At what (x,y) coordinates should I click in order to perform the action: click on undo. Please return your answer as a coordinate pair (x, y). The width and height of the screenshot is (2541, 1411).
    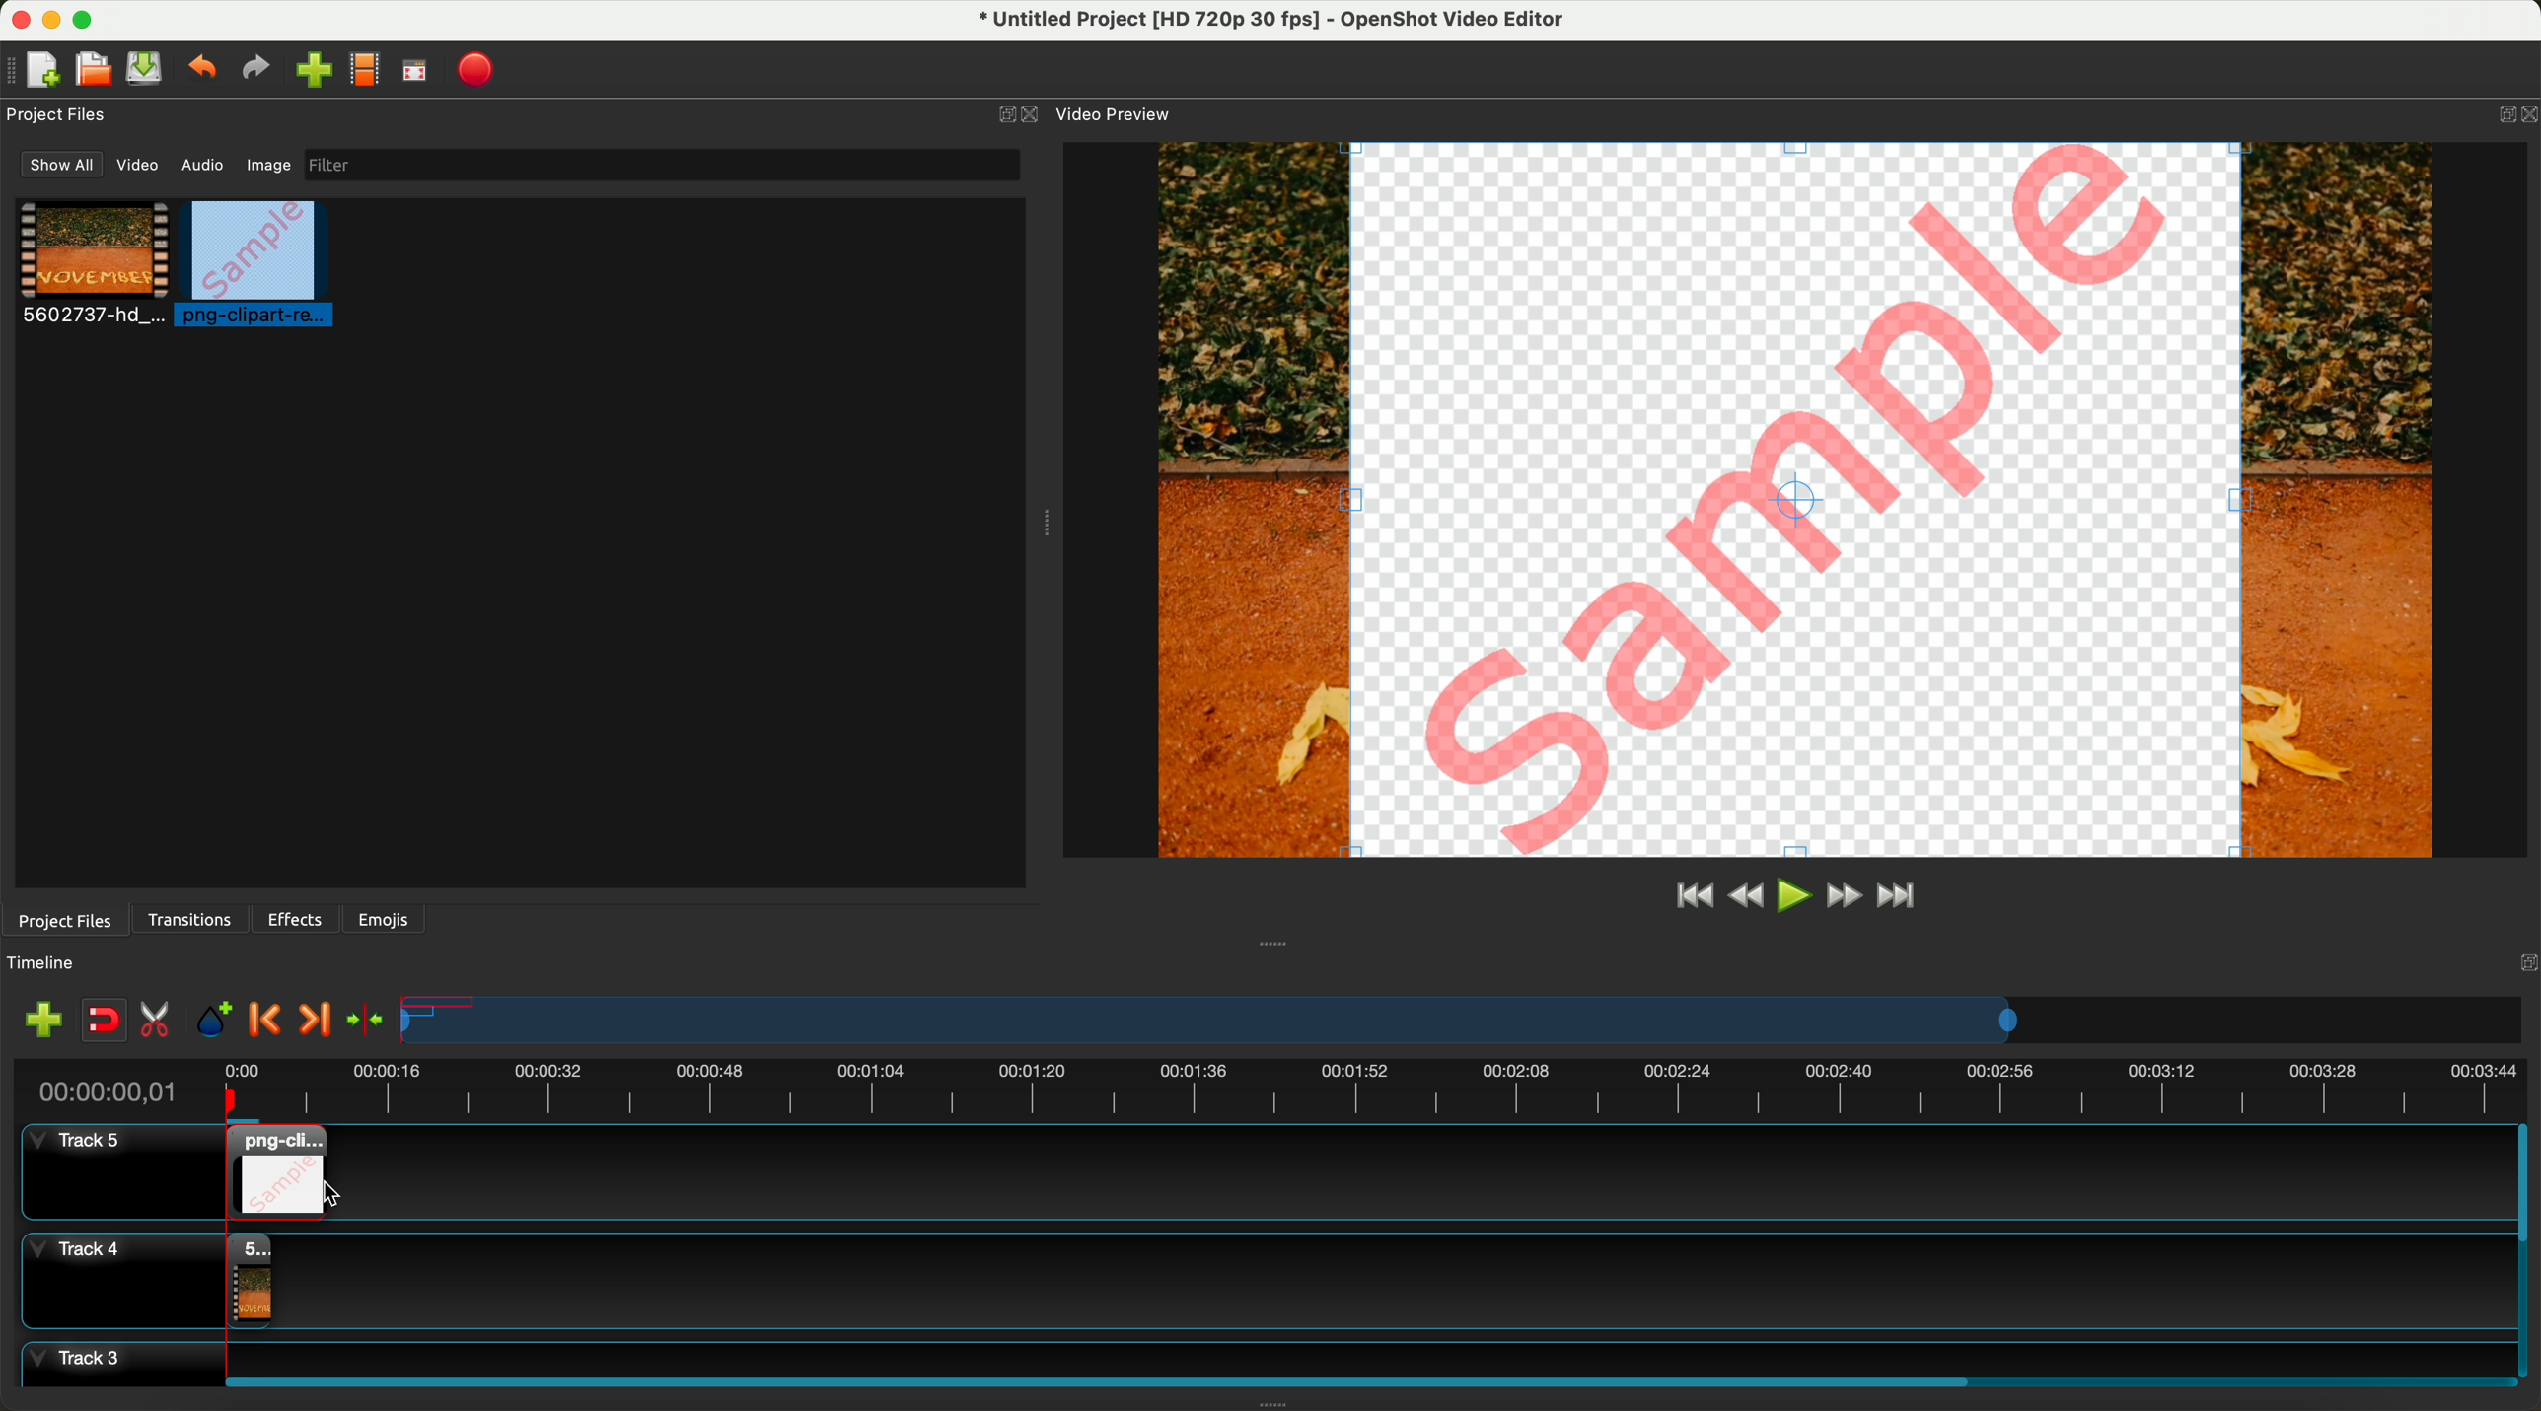
    Looking at the image, I should click on (205, 71).